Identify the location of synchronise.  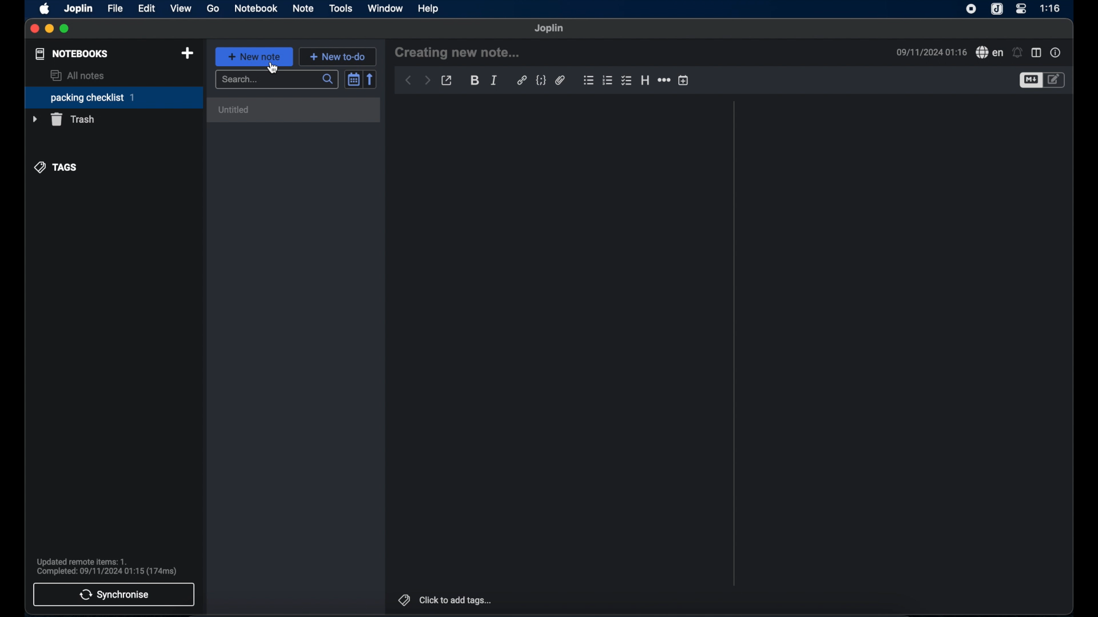
(113, 595).